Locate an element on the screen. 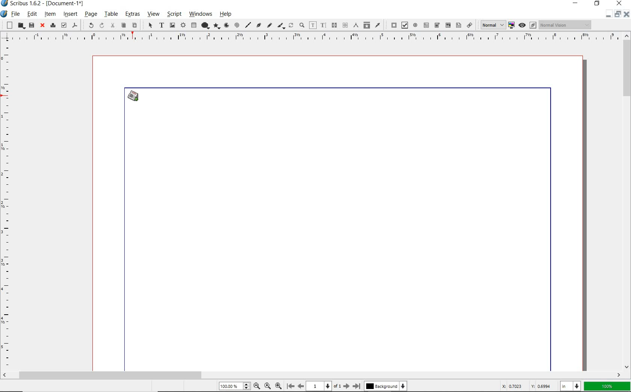  undo is located at coordinates (89, 25).